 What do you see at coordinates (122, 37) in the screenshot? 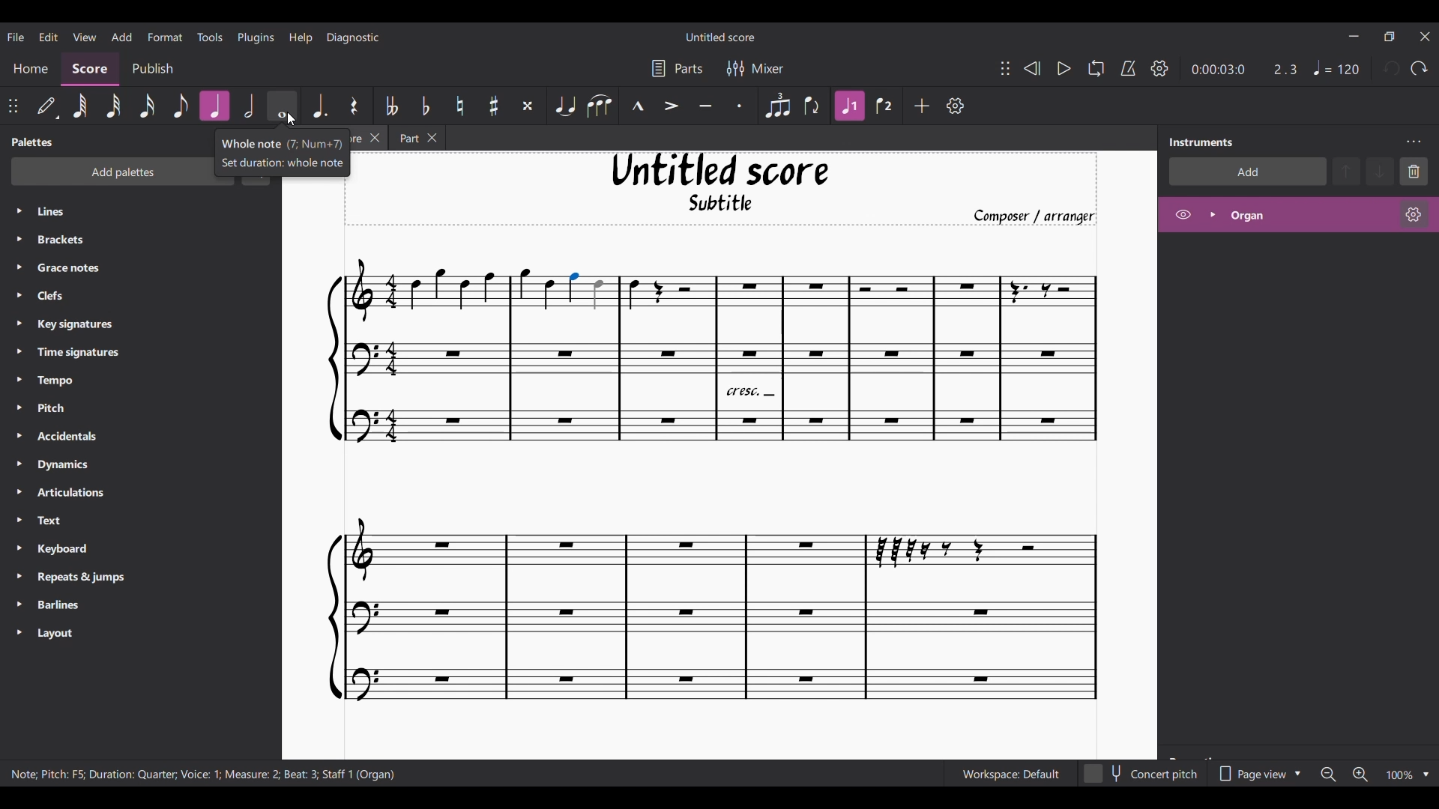
I see `Add menu` at bounding box center [122, 37].